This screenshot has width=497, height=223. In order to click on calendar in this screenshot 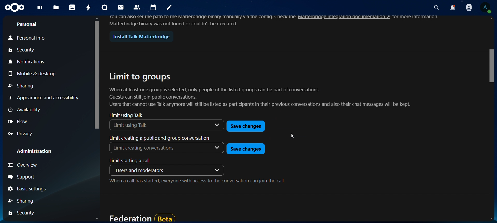, I will do `click(154, 8)`.